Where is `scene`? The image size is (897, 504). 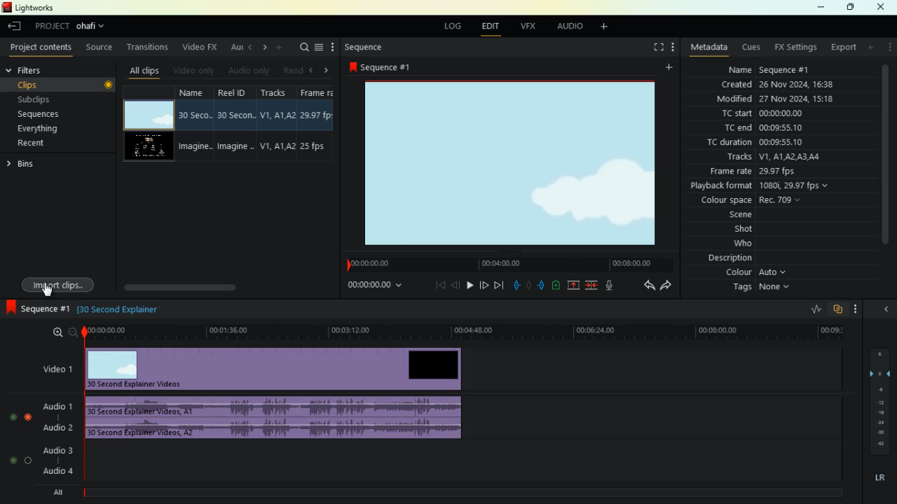
scene is located at coordinates (725, 216).